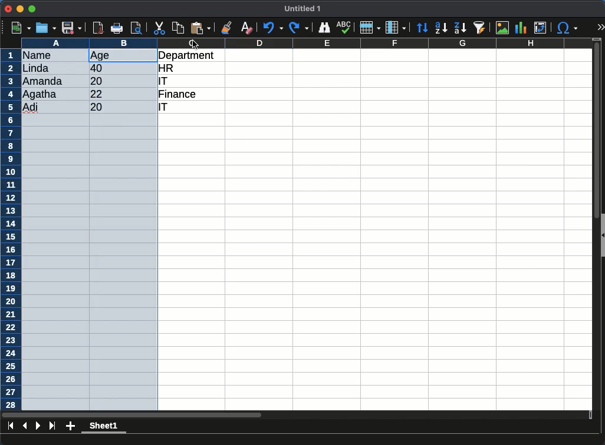 The width and height of the screenshot is (605, 445). I want to click on pivot table, so click(540, 28).